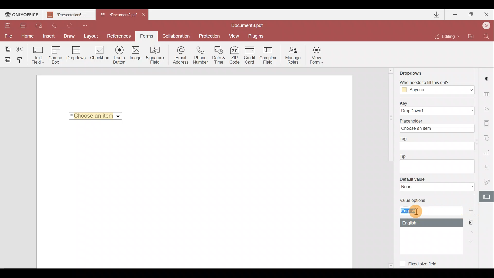 The width and height of the screenshot is (494, 278). Describe the element at coordinates (437, 143) in the screenshot. I see `Tag` at that location.